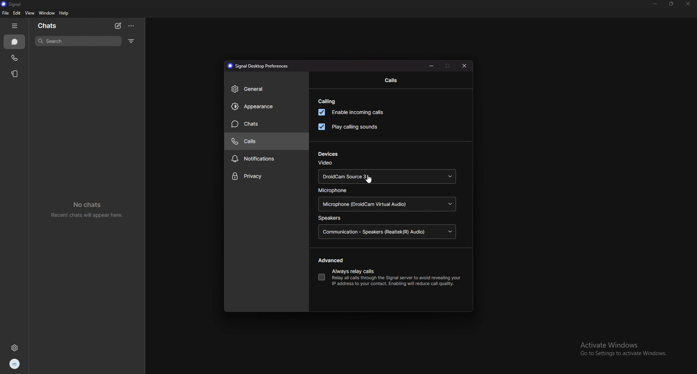 The height and width of the screenshot is (374, 697). Describe the element at coordinates (267, 177) in the screenshot. I see `priavcy` at that location.